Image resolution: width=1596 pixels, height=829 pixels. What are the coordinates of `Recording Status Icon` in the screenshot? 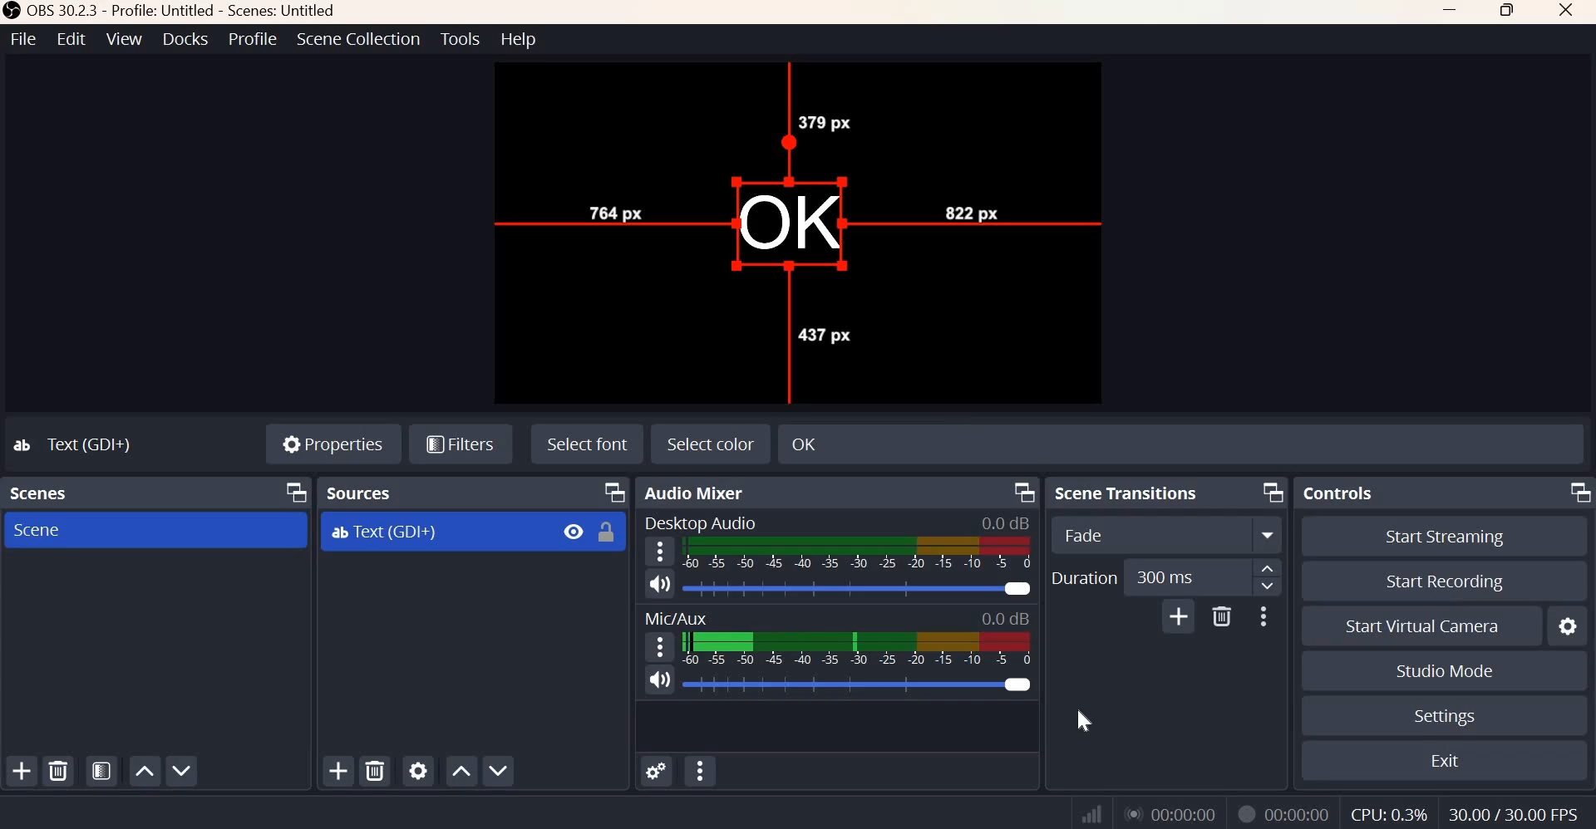 It's located at (1246, 815).